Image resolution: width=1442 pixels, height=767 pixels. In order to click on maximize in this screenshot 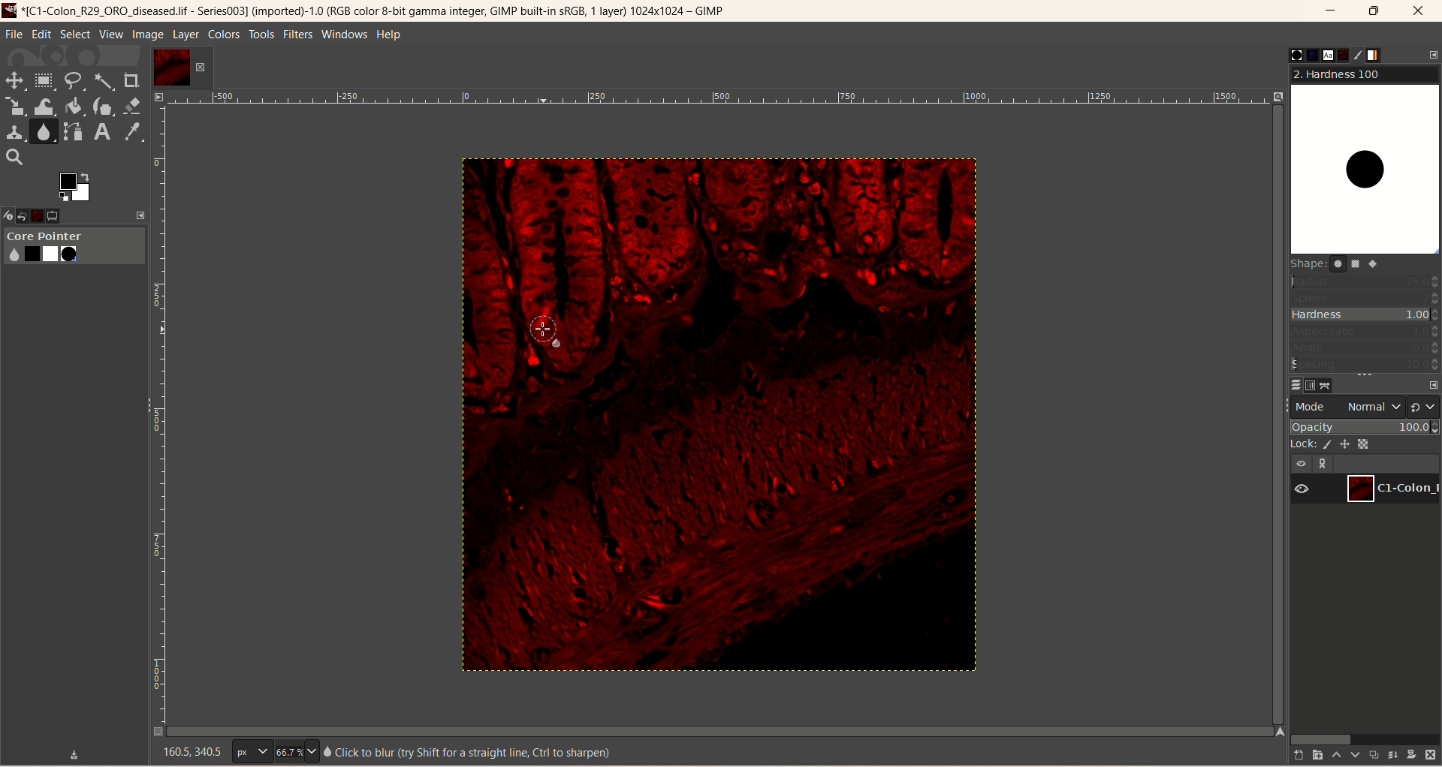, I will do `click(1375, 11)`.